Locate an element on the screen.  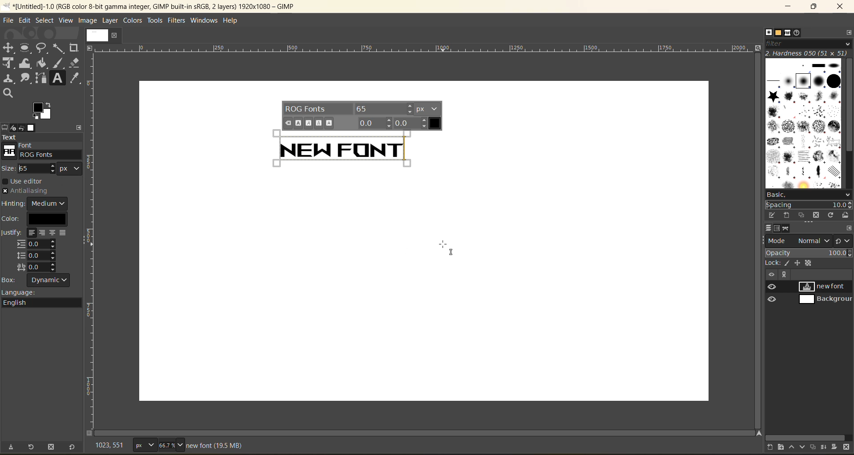
open brush as image is located at coordinates (846, 215).